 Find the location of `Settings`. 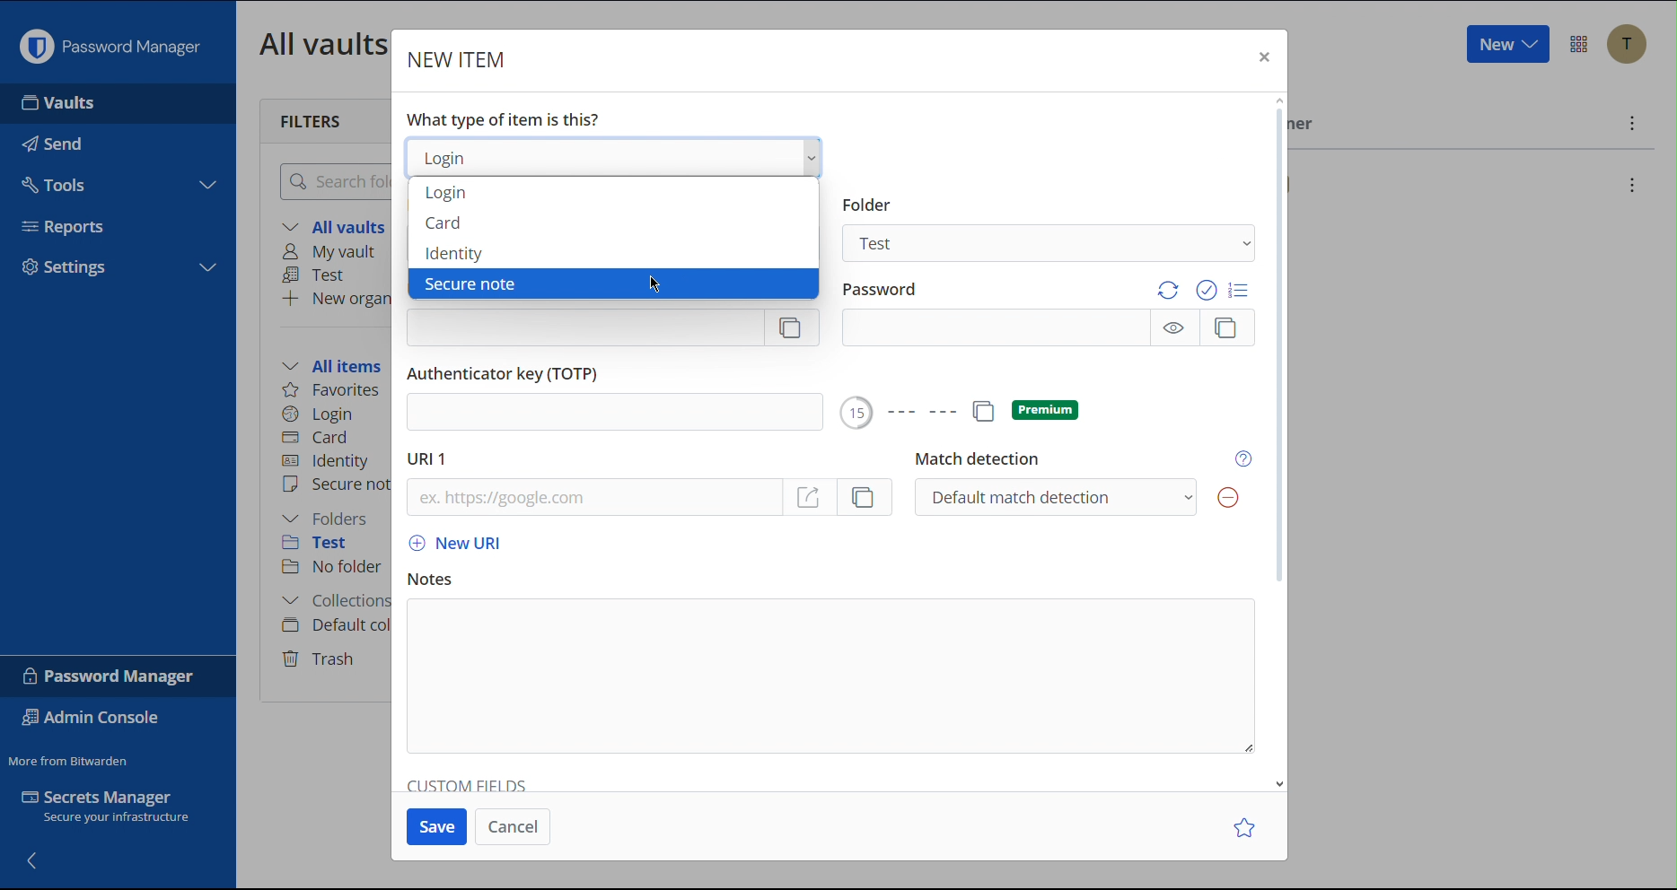

Settings is located at coordinates (116, 269).